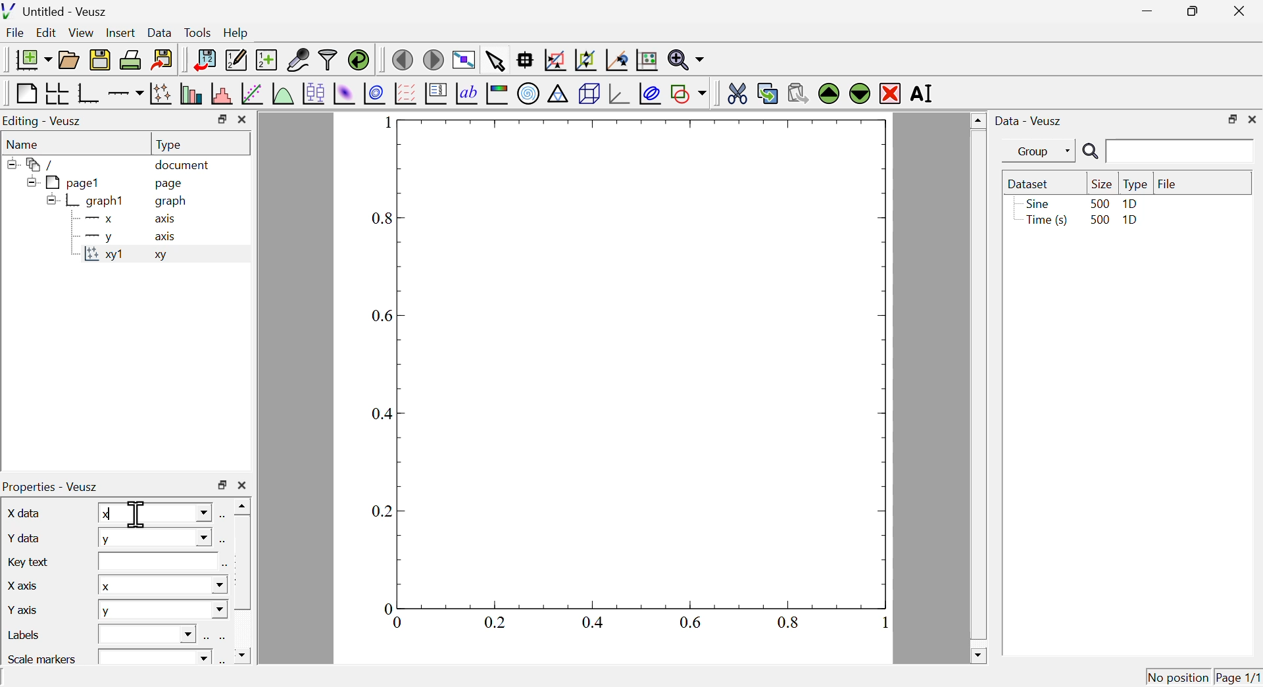  I want to click on create new data sets using ranges, so click(266, 59).